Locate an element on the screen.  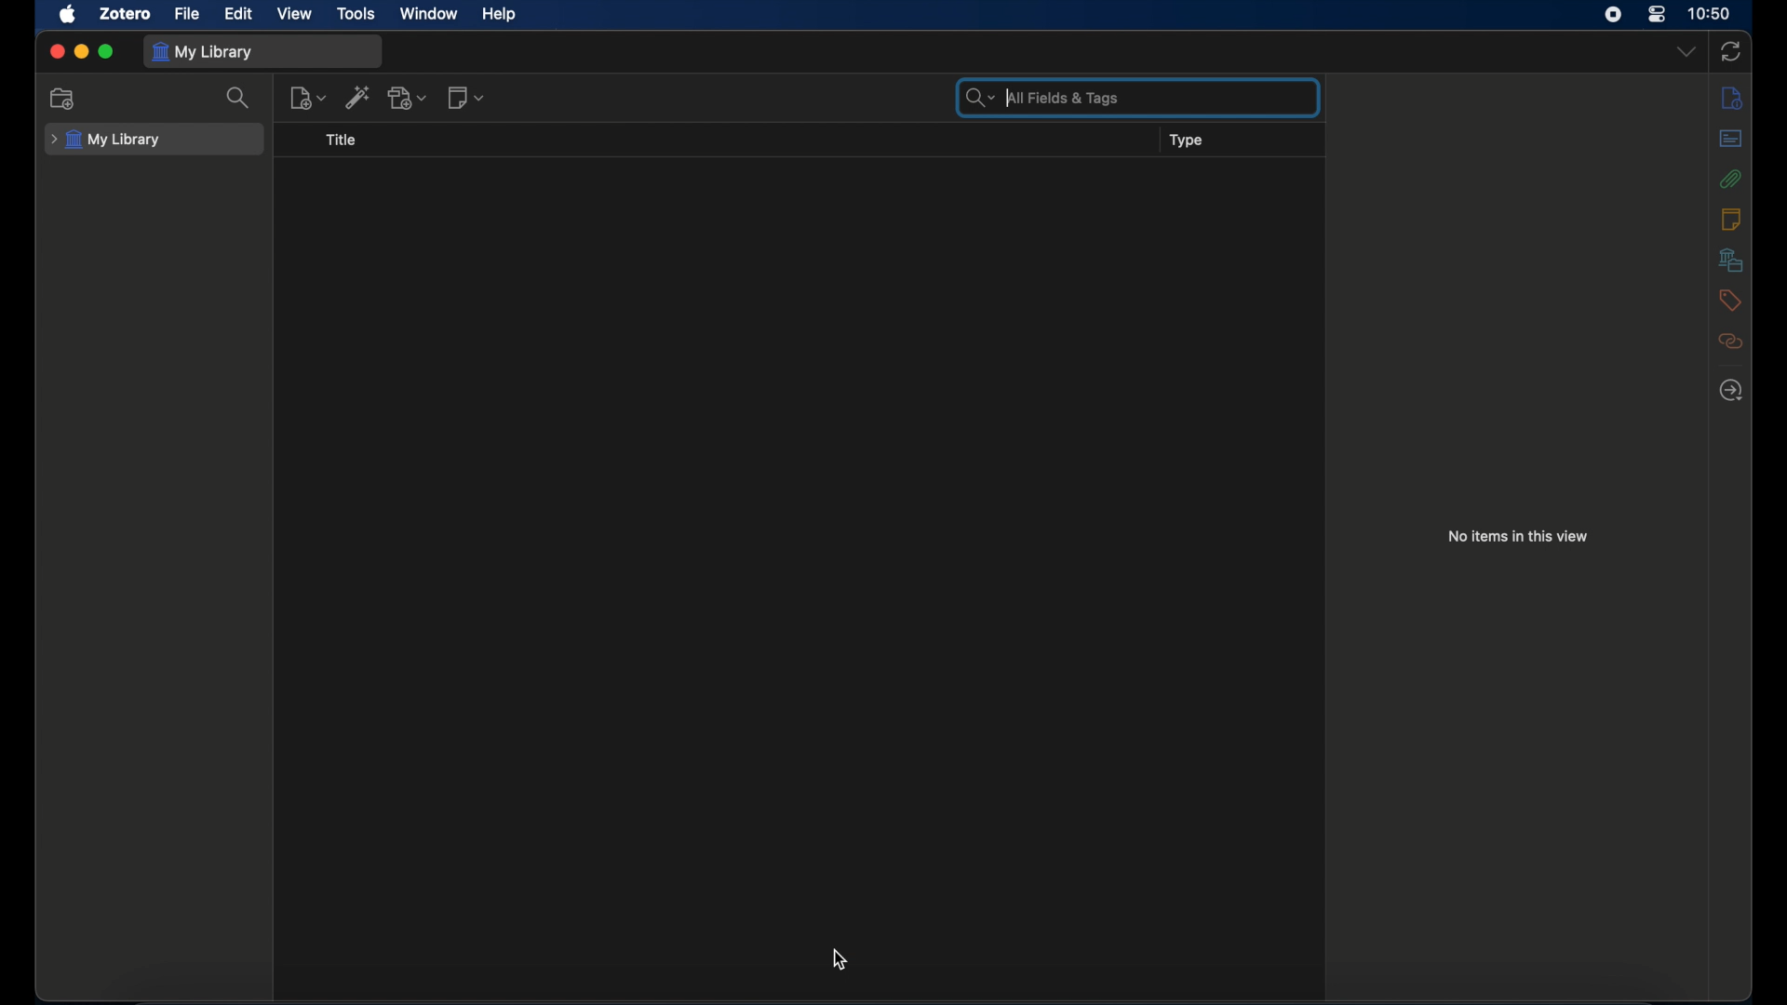
abstract is located at coordinates (1732, 138).